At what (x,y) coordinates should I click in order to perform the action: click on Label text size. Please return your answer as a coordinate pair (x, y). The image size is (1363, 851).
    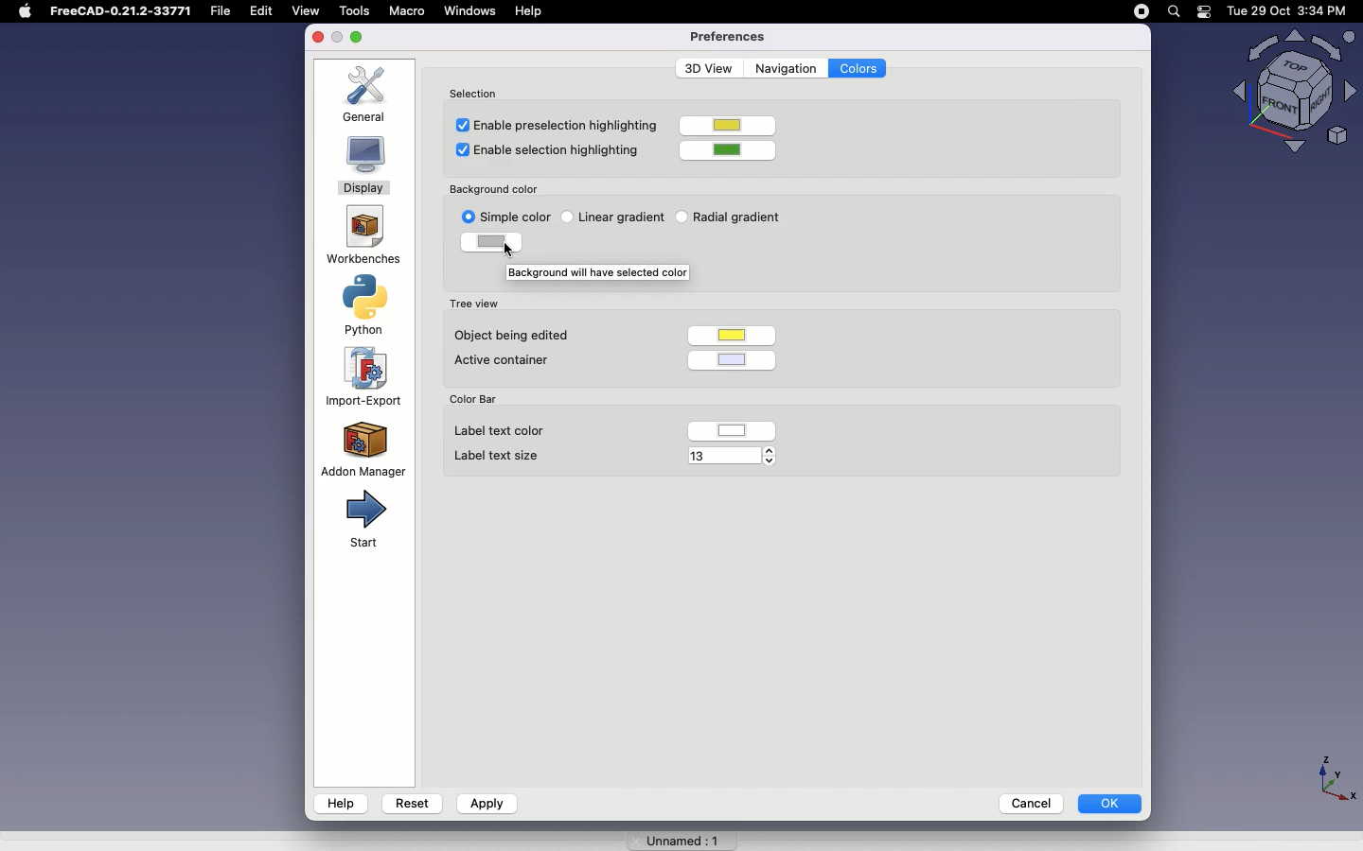
    Looking at the image, I should click on (498, 455).